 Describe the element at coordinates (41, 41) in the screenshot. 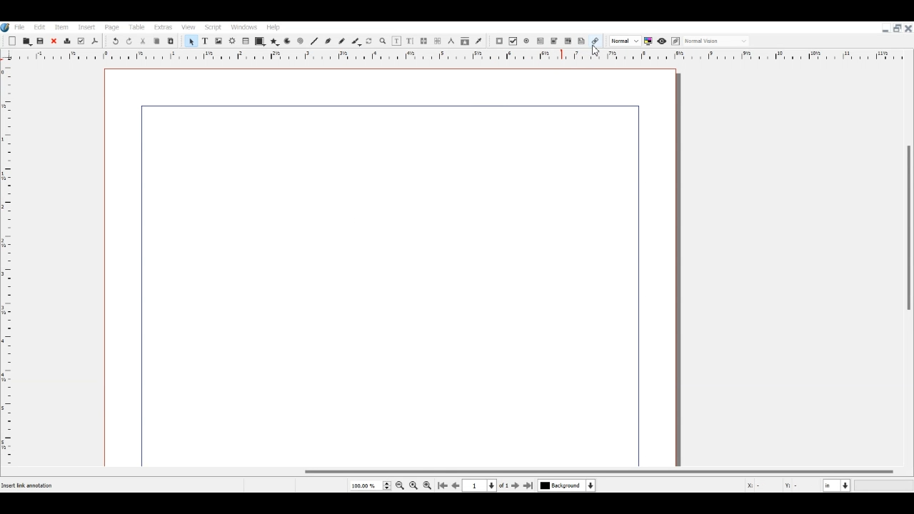

I see `Save` at that location.